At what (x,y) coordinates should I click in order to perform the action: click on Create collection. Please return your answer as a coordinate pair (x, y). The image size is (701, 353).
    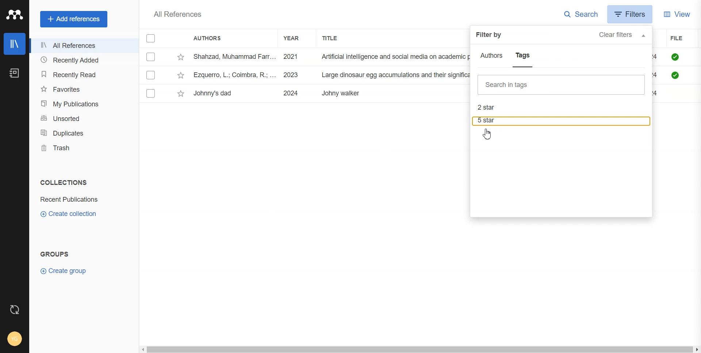
    Looking at the image, I should click on (69, 213).